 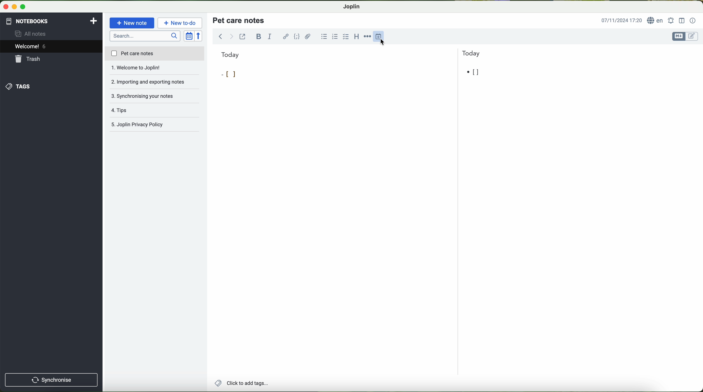 What do you see at coordinates (381, 36) in the screenshot?
I see `insert time` at bounding box center [381, 36].